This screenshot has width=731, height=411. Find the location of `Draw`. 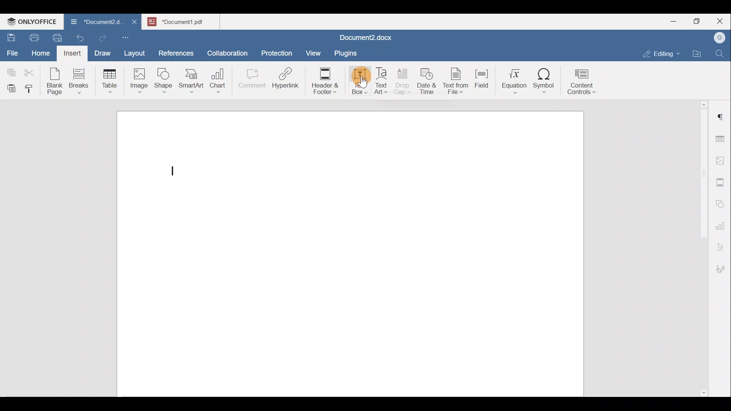

Draw is located at coordinates (101, 51).